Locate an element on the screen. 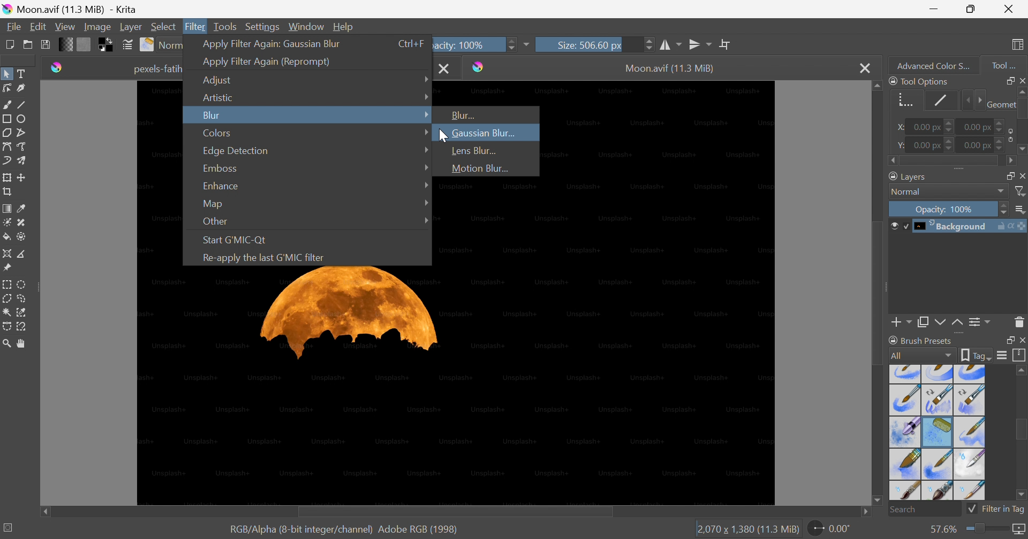 This screenshot has width=1028, height=539. Restore down is located at coordinates (1006, 175).